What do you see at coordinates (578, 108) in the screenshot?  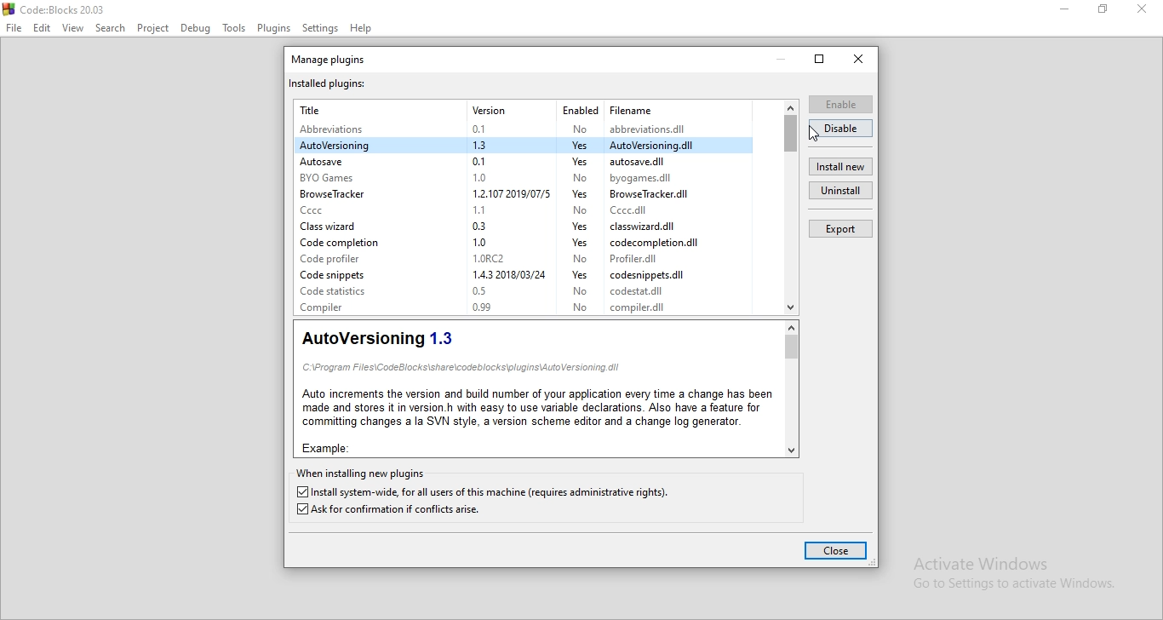 I see `Enabled` at bounding box center [578, 108].